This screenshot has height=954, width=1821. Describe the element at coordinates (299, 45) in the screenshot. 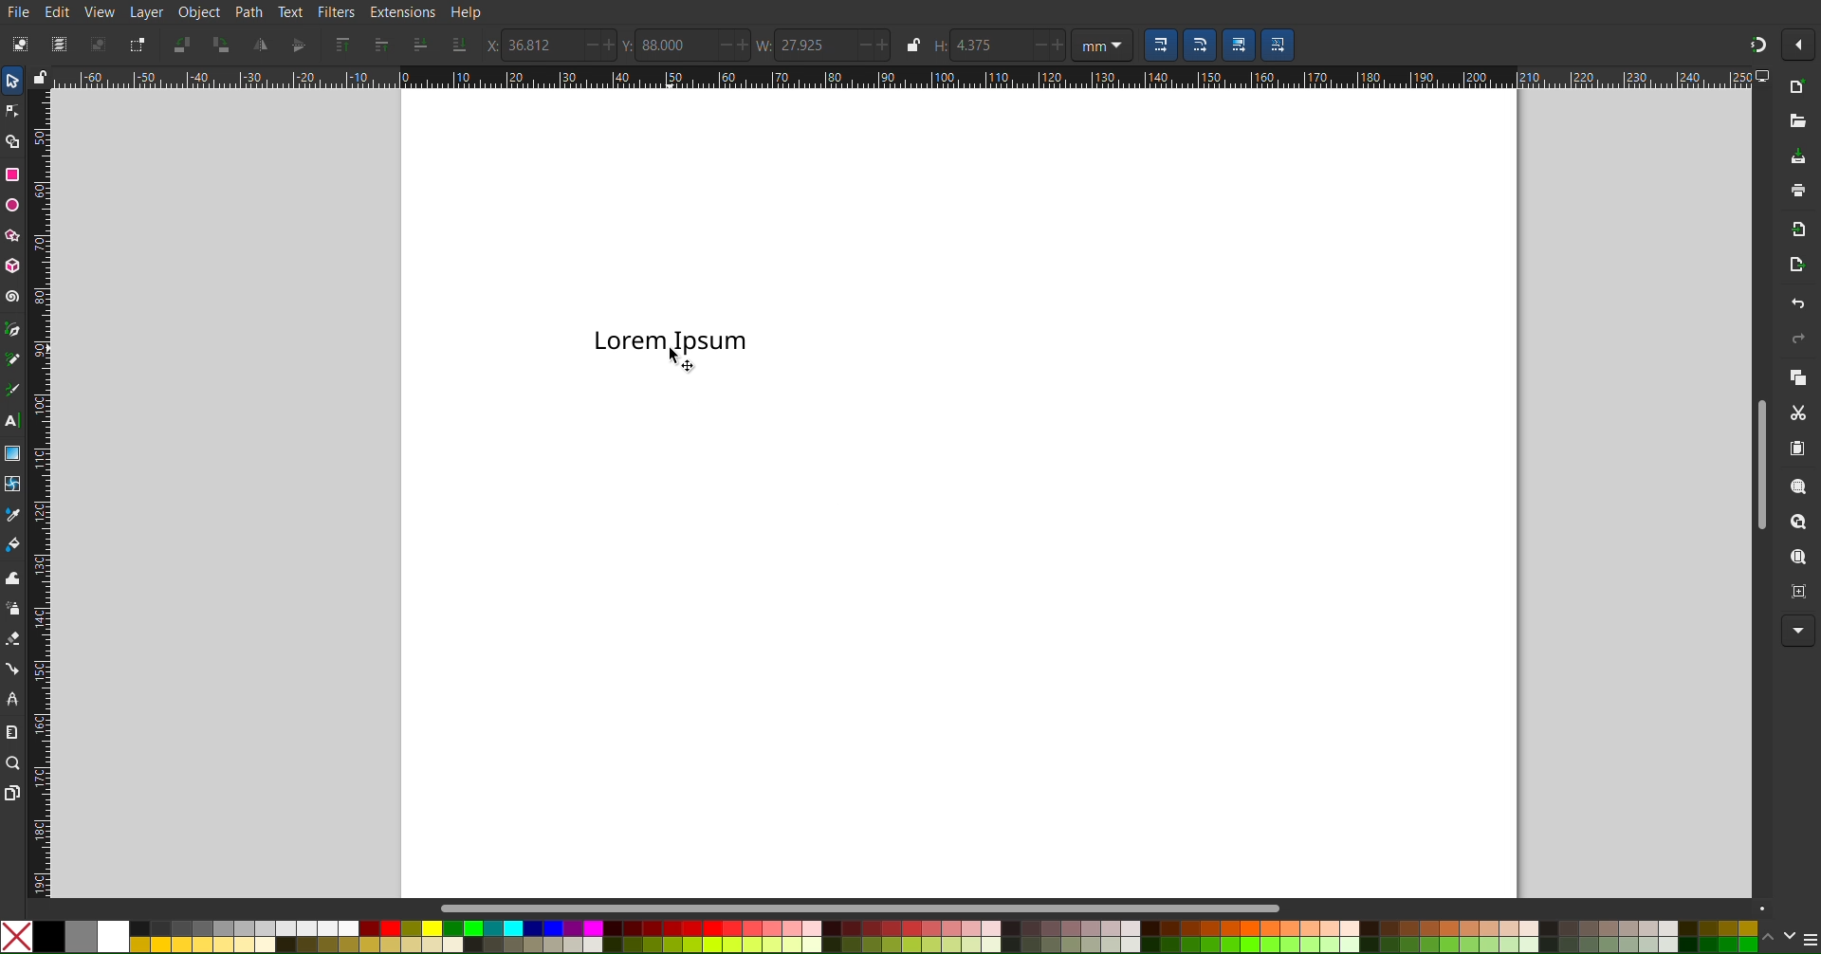

I see `mirror vertically` at that location.